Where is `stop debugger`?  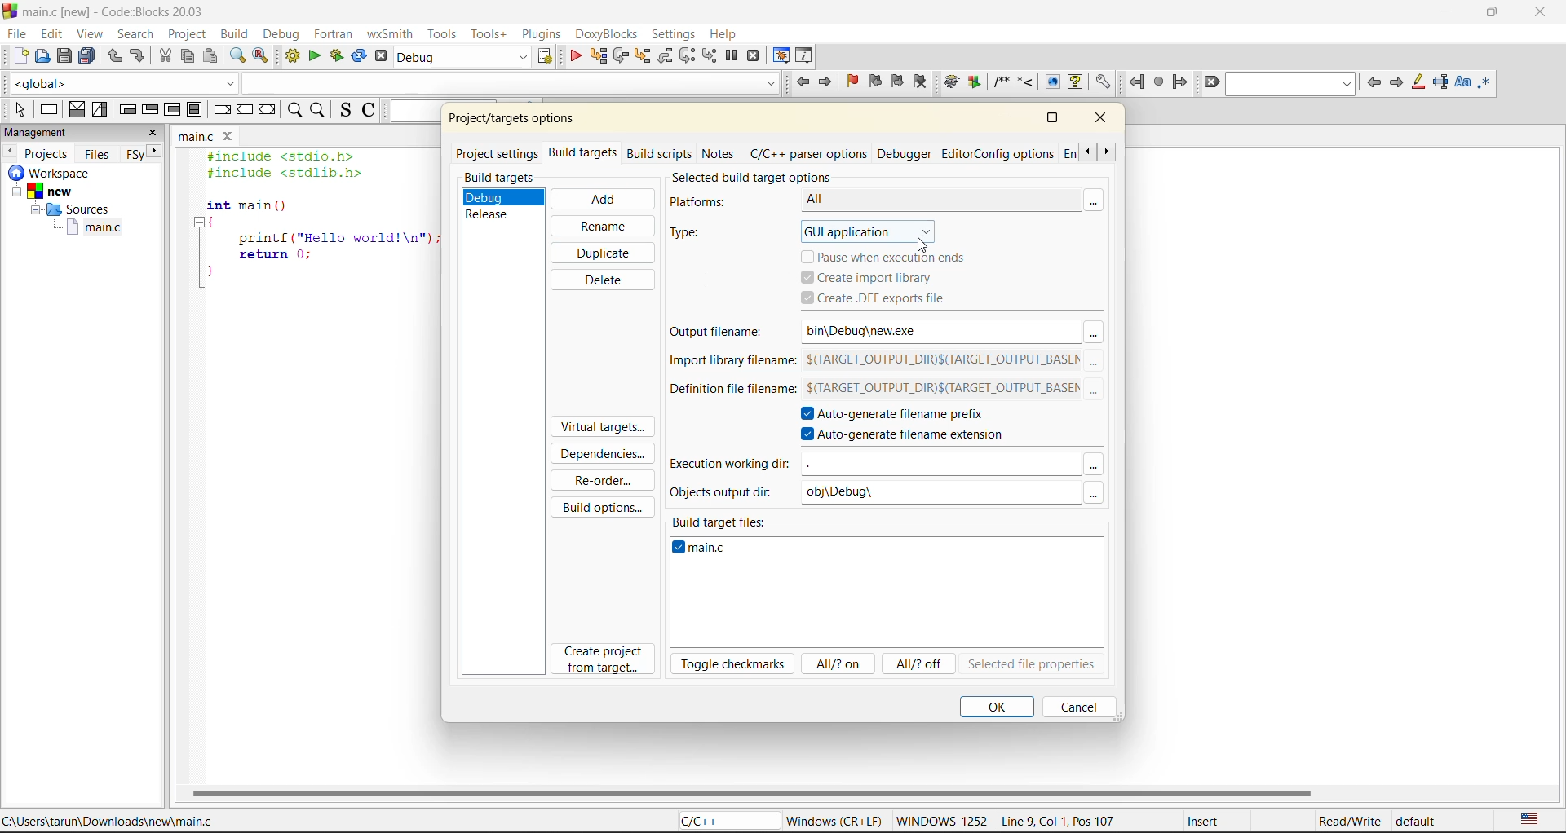
stop debugger is located at coordinates (754, 57).